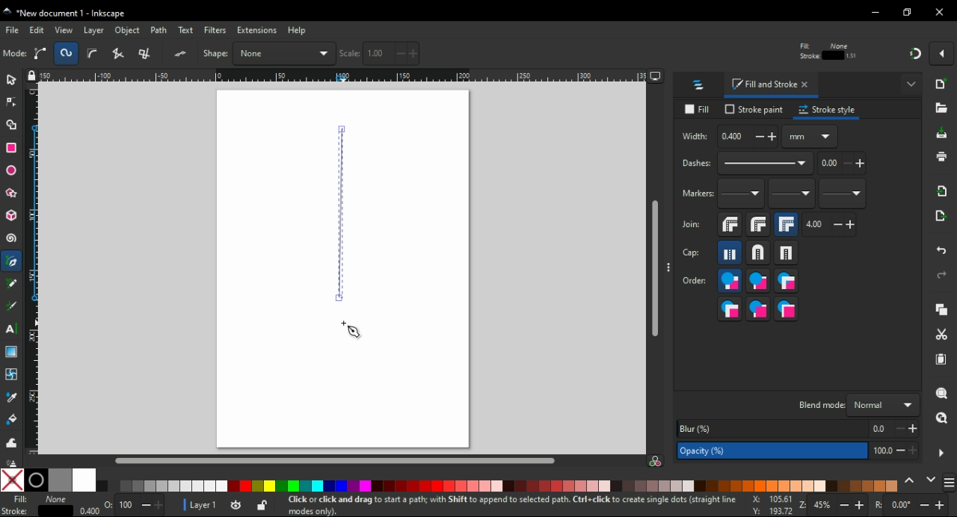 The image size is (957, 517). What do you see at coordinates (854, 54) in the screenshot?
I see `move gradients along with other objects` at bounding box center [854, 54].